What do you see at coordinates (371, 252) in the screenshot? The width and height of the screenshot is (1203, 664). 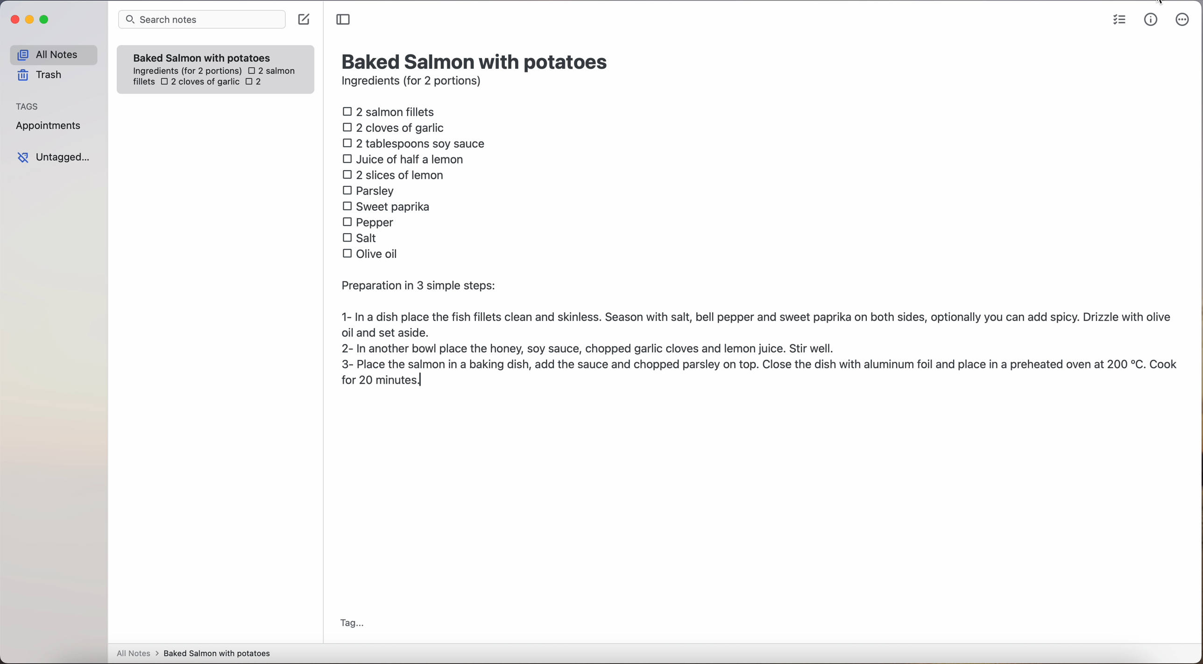 I see `olive oil` at bounding box center [371, 252].